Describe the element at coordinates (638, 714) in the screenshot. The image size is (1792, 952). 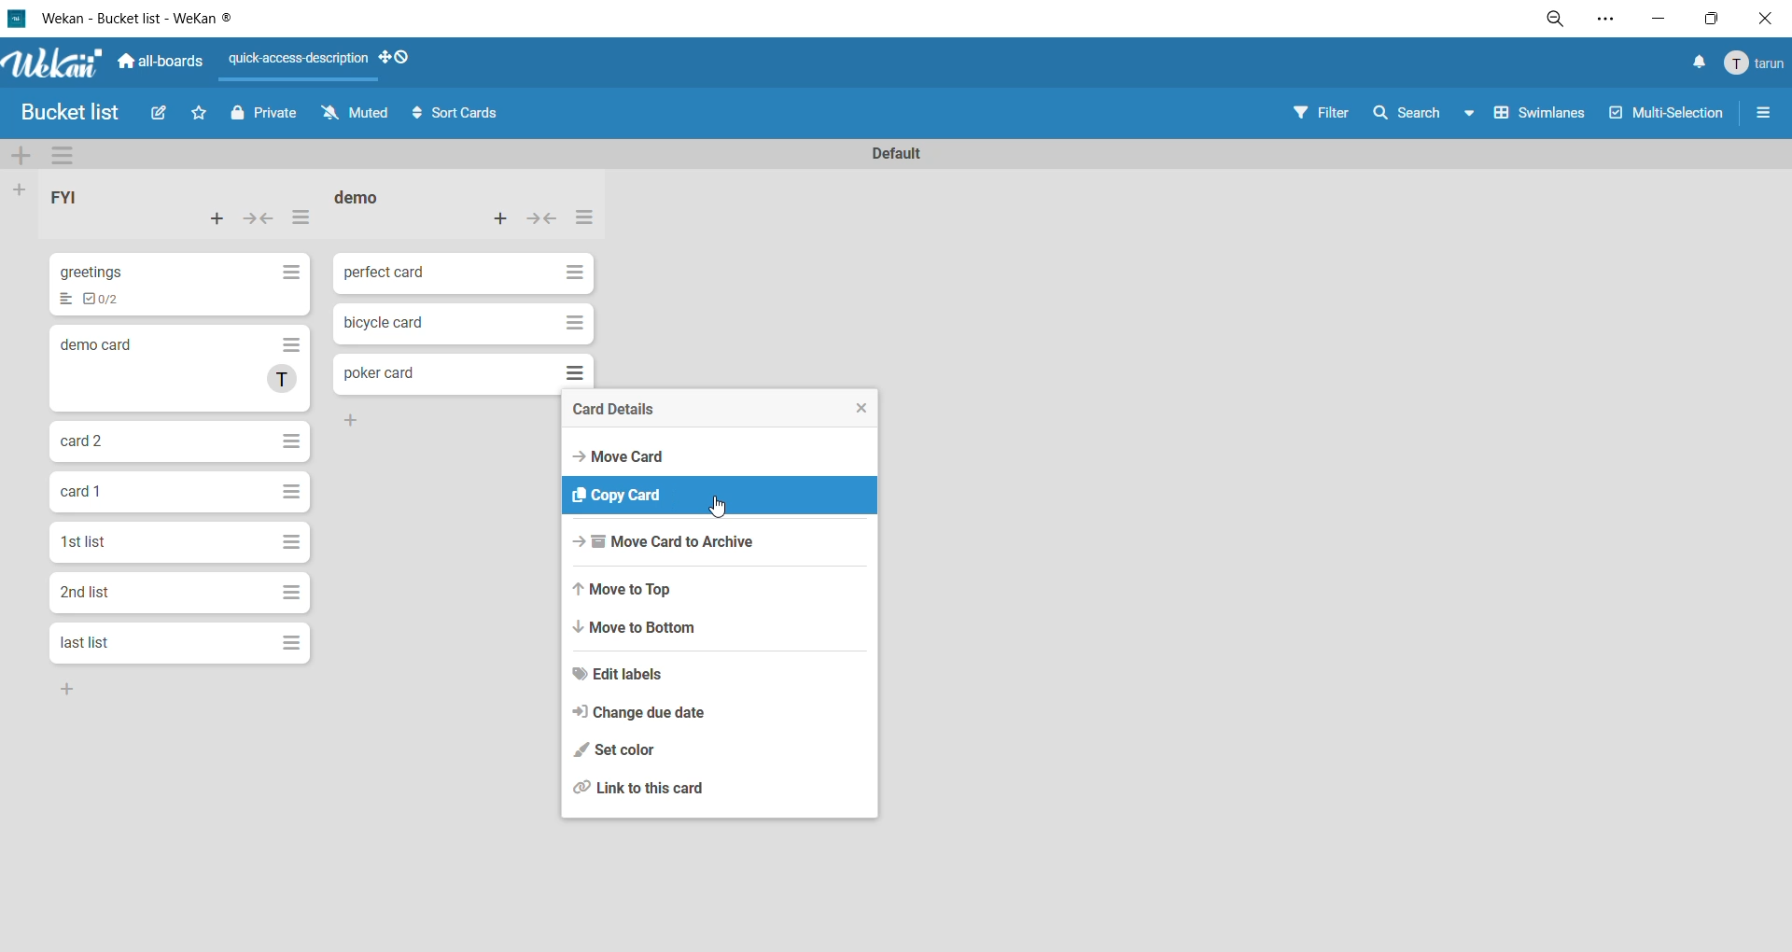
I see `change due date` at that location.